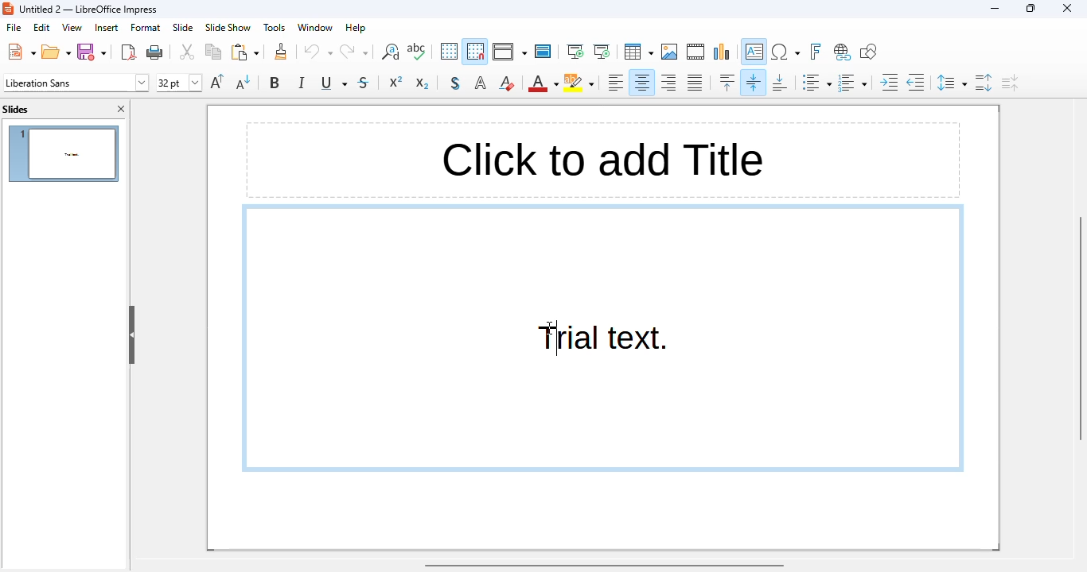 Image resolution: width=1087 pixels, height=572 pixels. Describe the element at coordinates (92, 10) in the screenshot. I see `Untitled 2 — LibreOffice Impress` at that location.